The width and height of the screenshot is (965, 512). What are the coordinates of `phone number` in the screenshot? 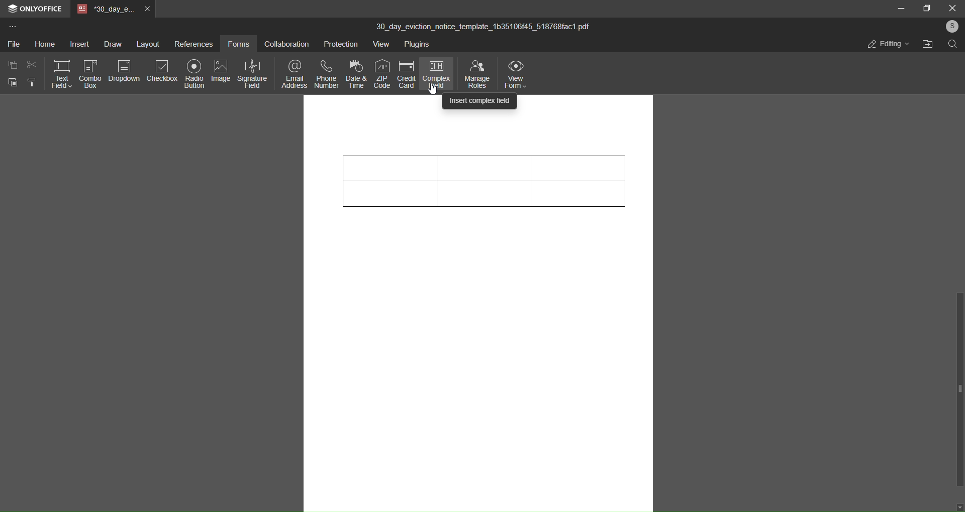 It's located at (327, 73).